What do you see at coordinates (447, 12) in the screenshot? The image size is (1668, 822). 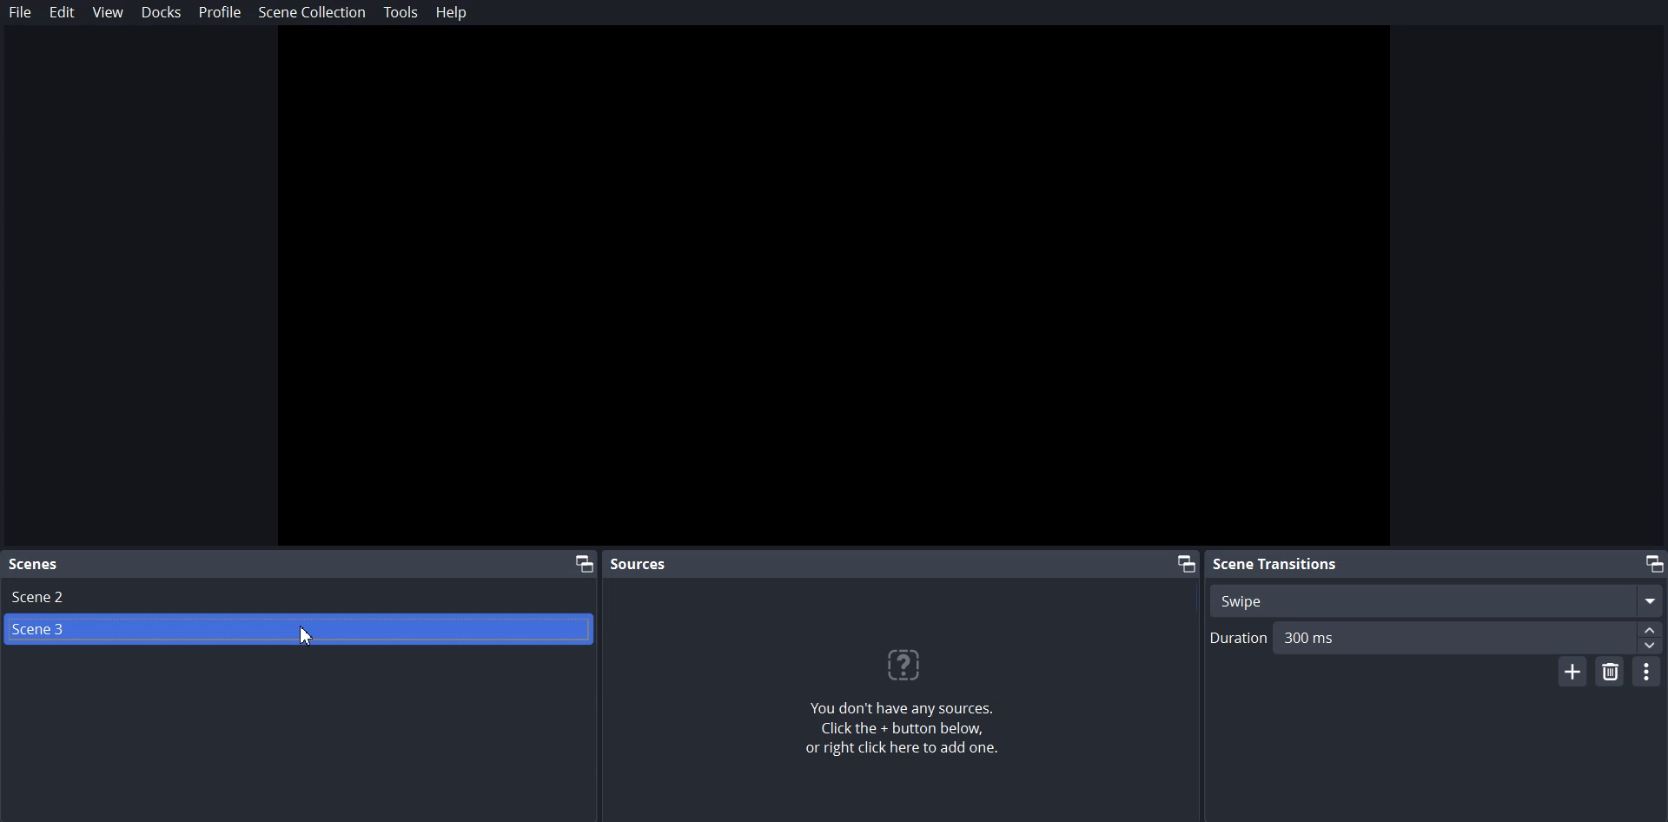 I see `Help` at bounding box center [447, 12].